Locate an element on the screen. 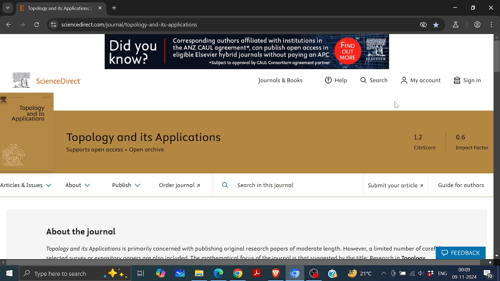 This screenshot has width=500, height=281. Journals & Books is located at coordinates (283, 82).